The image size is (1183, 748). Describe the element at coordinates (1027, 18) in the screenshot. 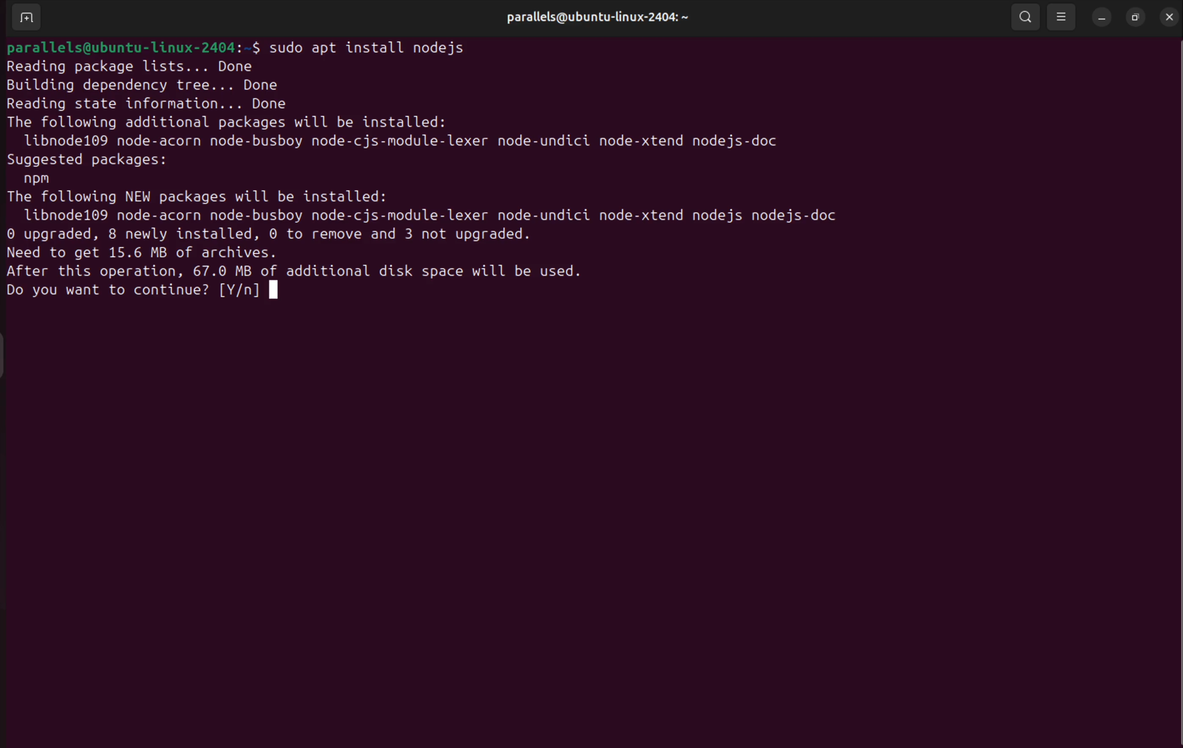

I see `search` at that location.